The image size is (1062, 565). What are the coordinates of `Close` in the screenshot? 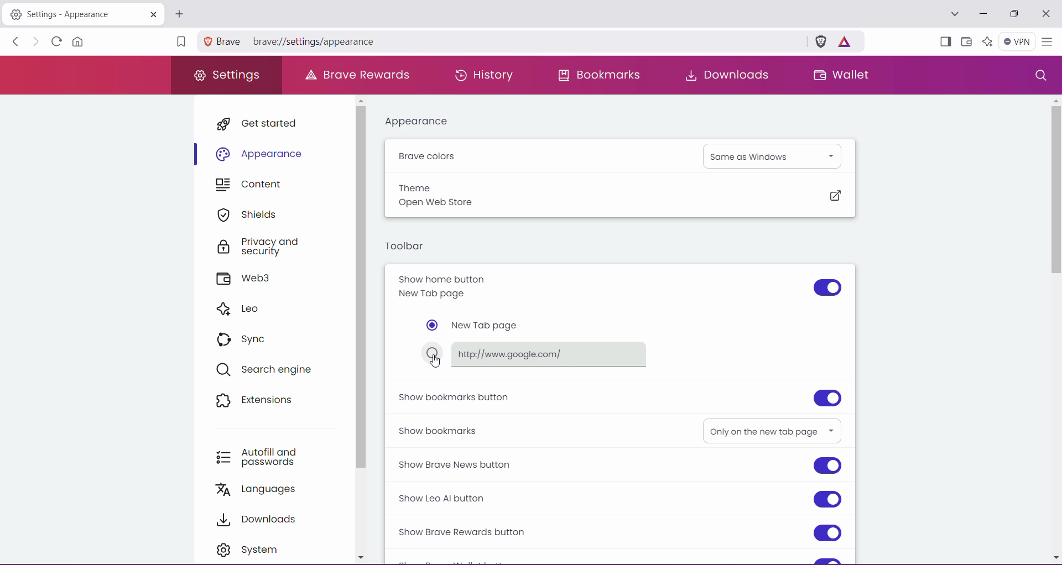 It's located at (1046, 14).